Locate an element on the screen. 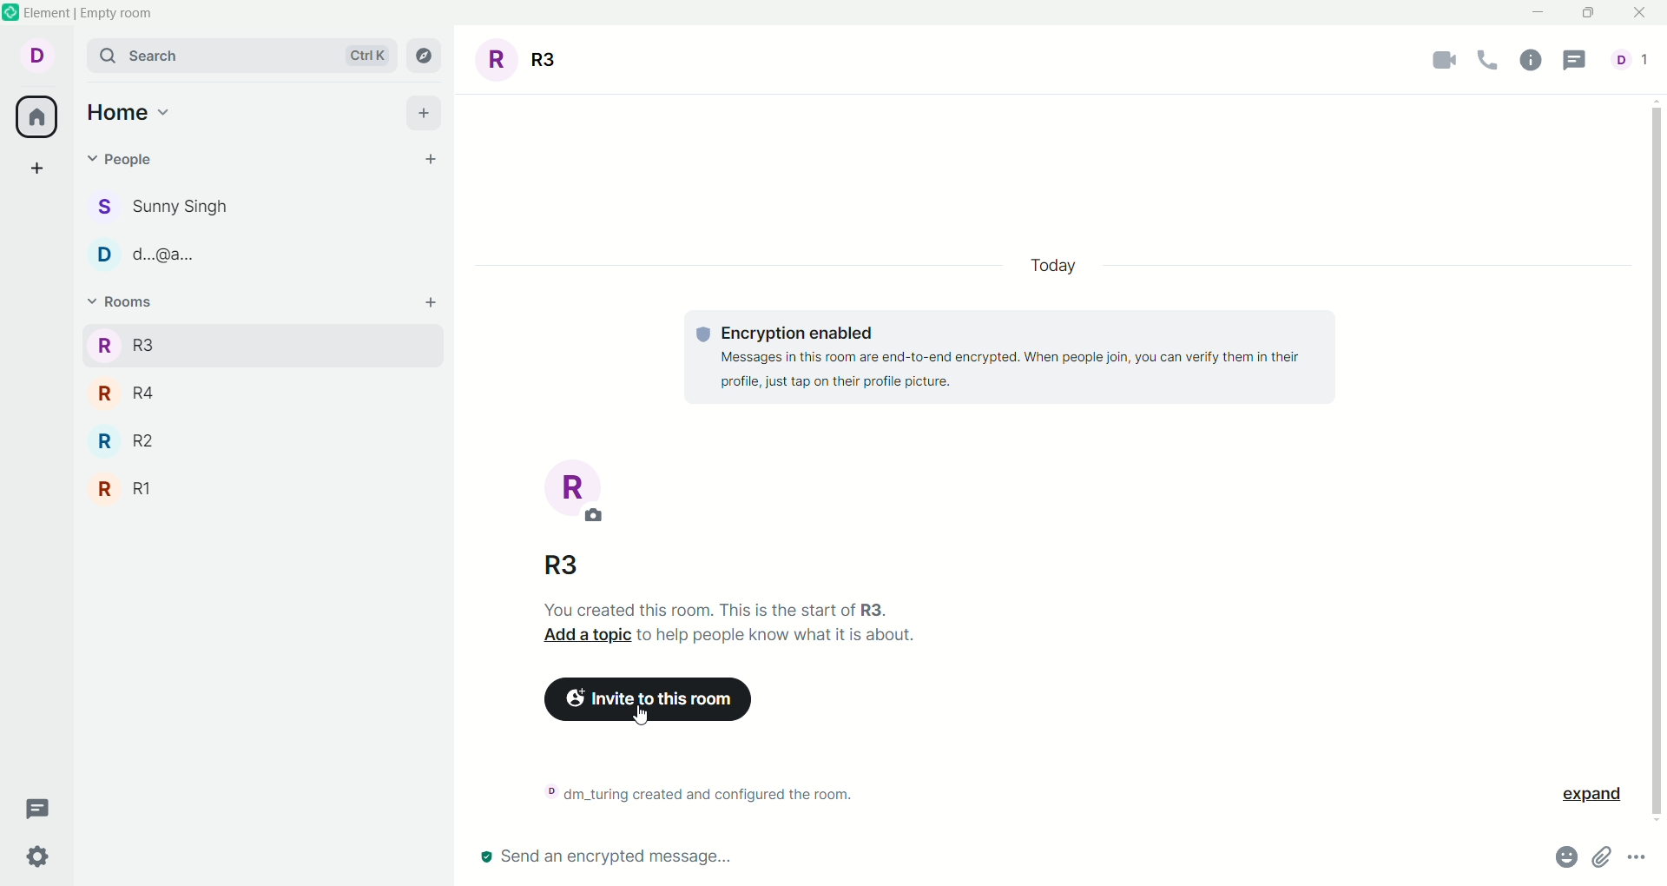  today is located at coordinates (1062, 260).